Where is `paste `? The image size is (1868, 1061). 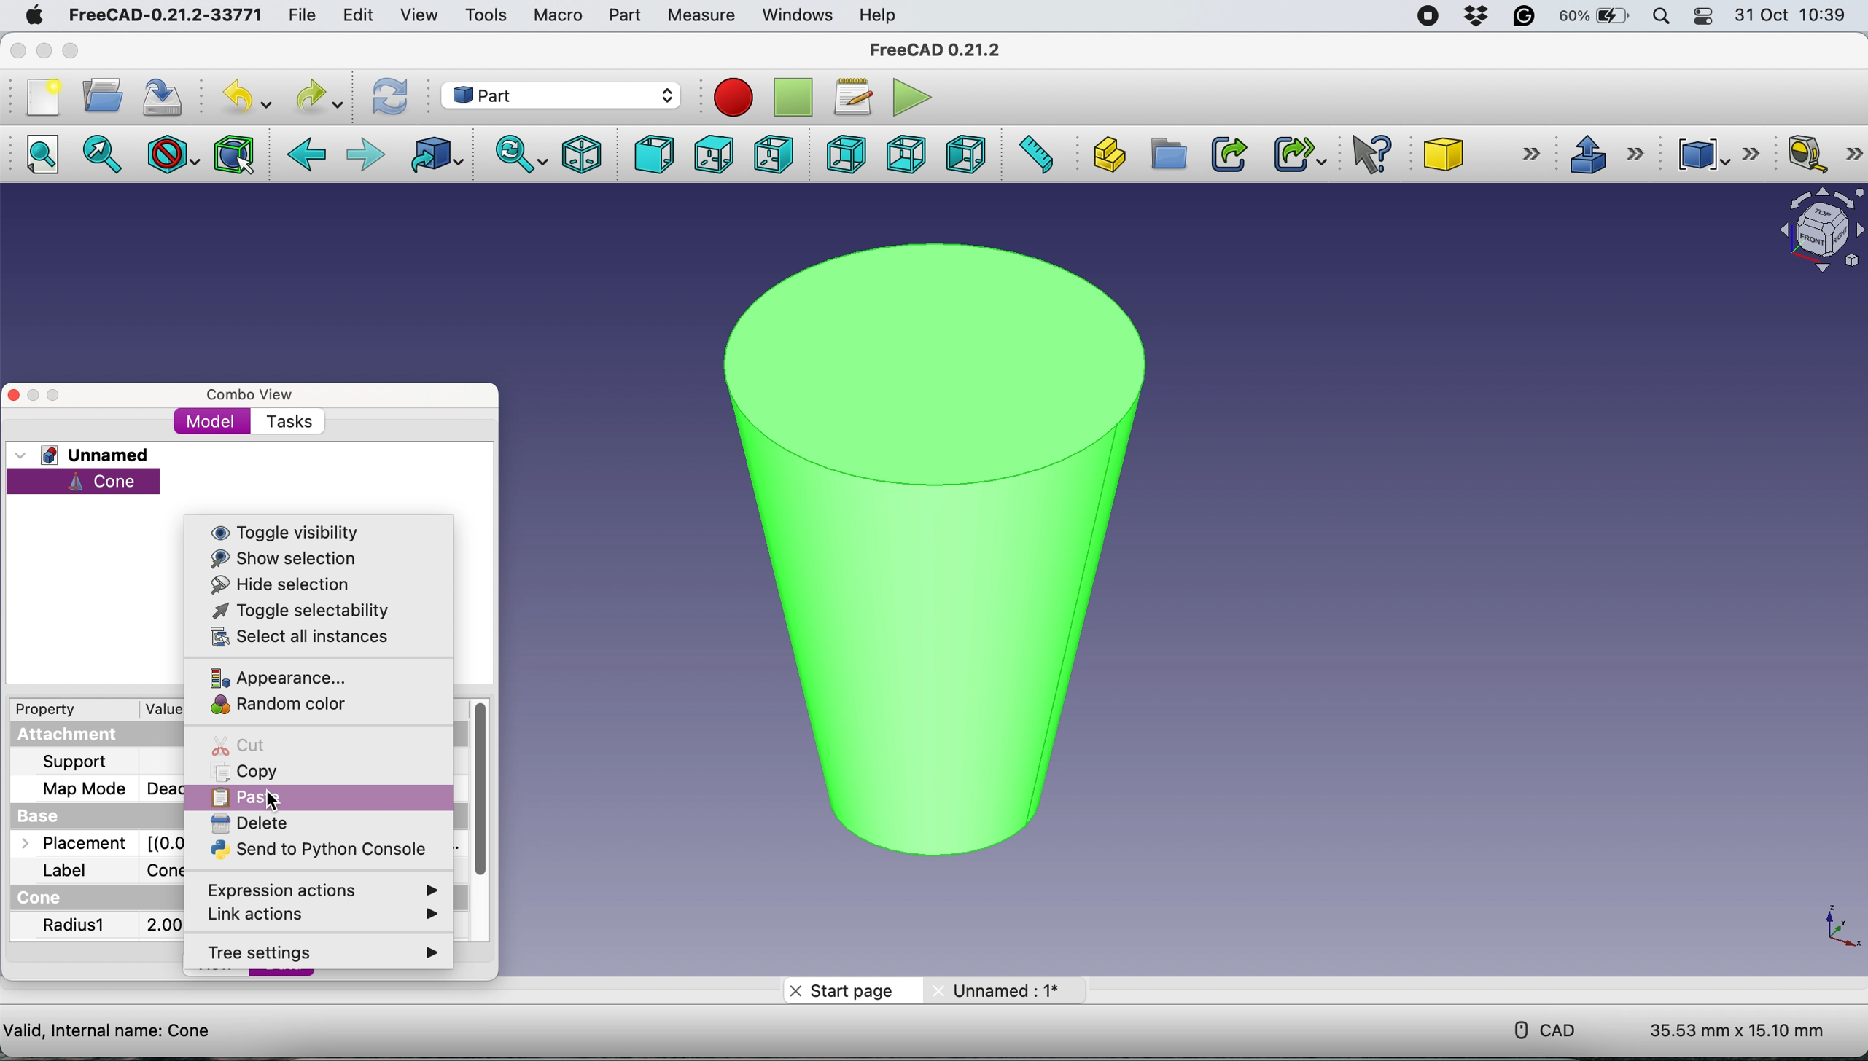 paste  is located at coordinates (319, 796).